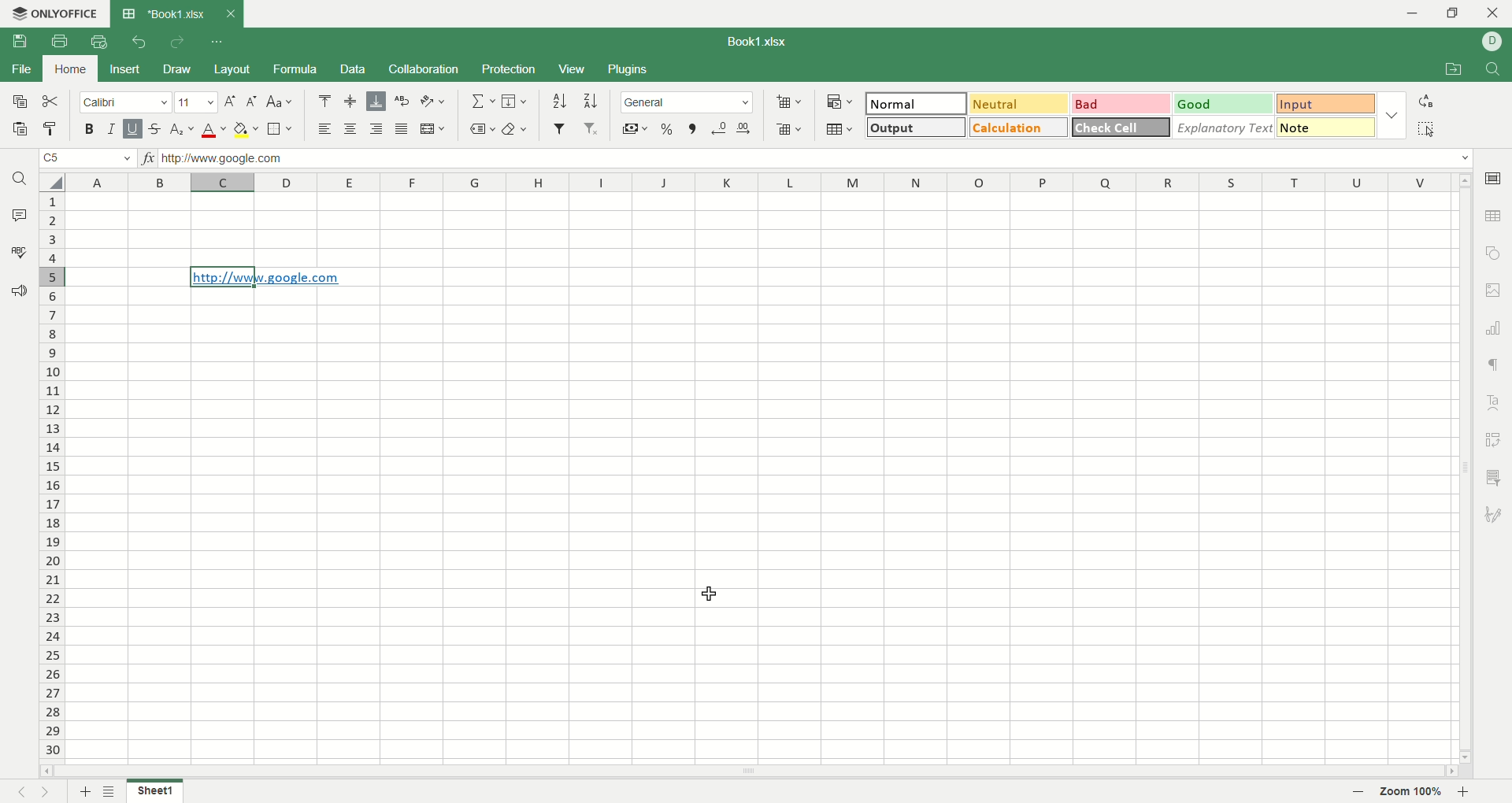 The width and height of the screenshot is (1512, 803). I want to click on accounting style, so click(635, 128).